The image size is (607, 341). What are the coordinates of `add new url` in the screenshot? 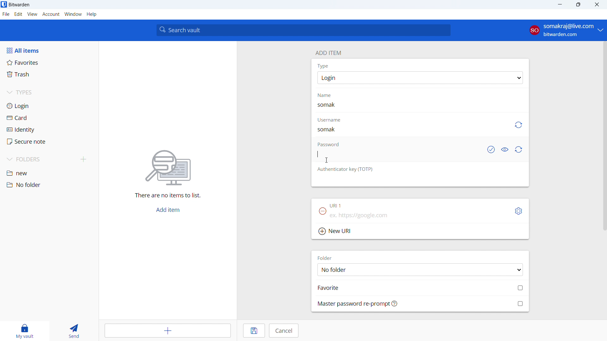 It's located at (420, 232).